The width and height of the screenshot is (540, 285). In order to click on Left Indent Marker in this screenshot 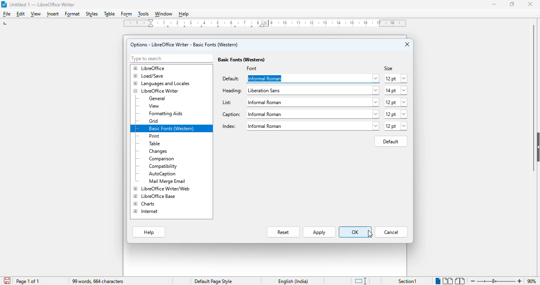, I will do `click(266, 23)`.